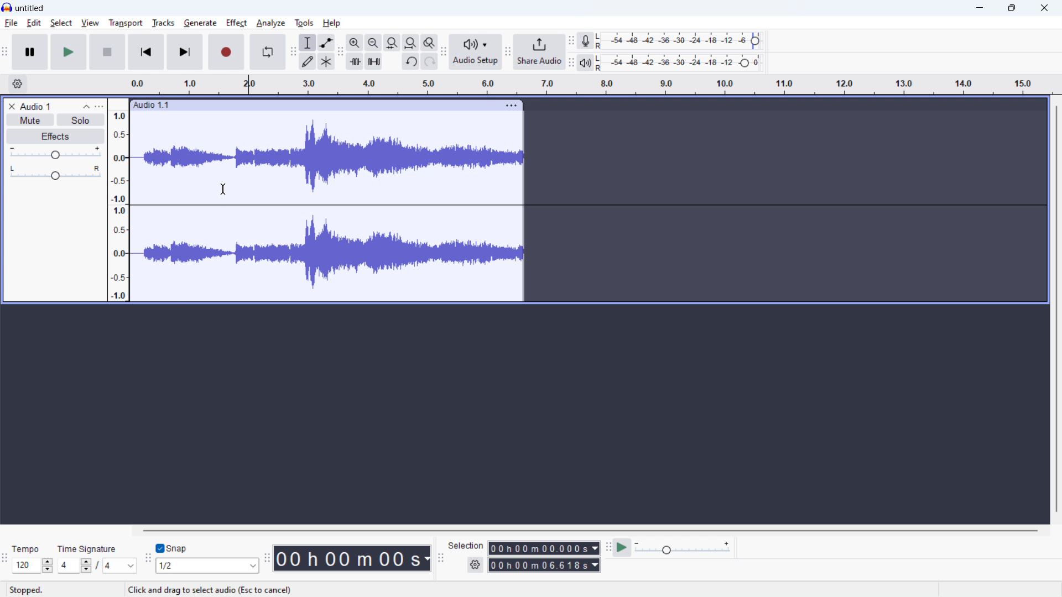 This screenshot has width=1062, height=597. Describe the element at coordinates (353, 559) in the screenshot. I see `timestamp` at that location.